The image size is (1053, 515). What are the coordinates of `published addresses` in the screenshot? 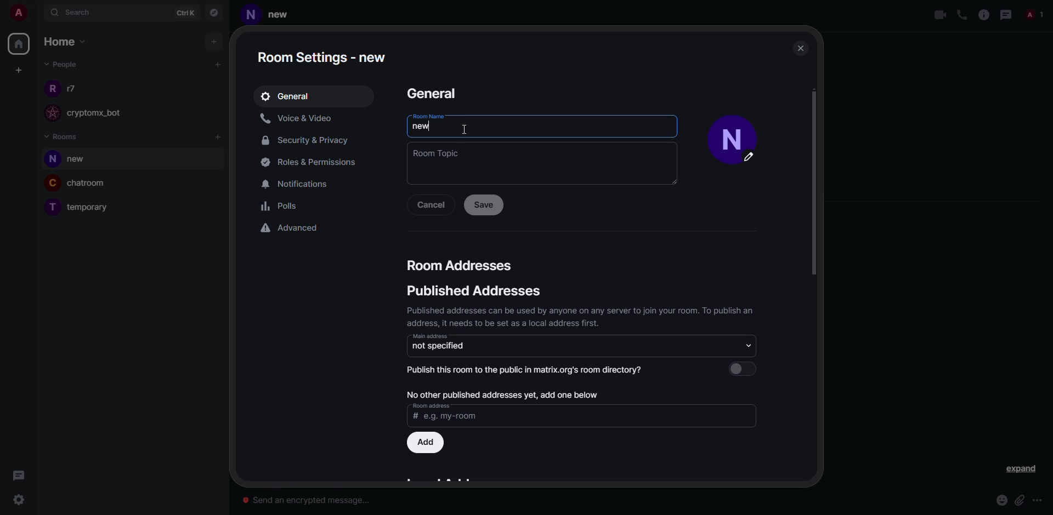 It's located at (471, 292).